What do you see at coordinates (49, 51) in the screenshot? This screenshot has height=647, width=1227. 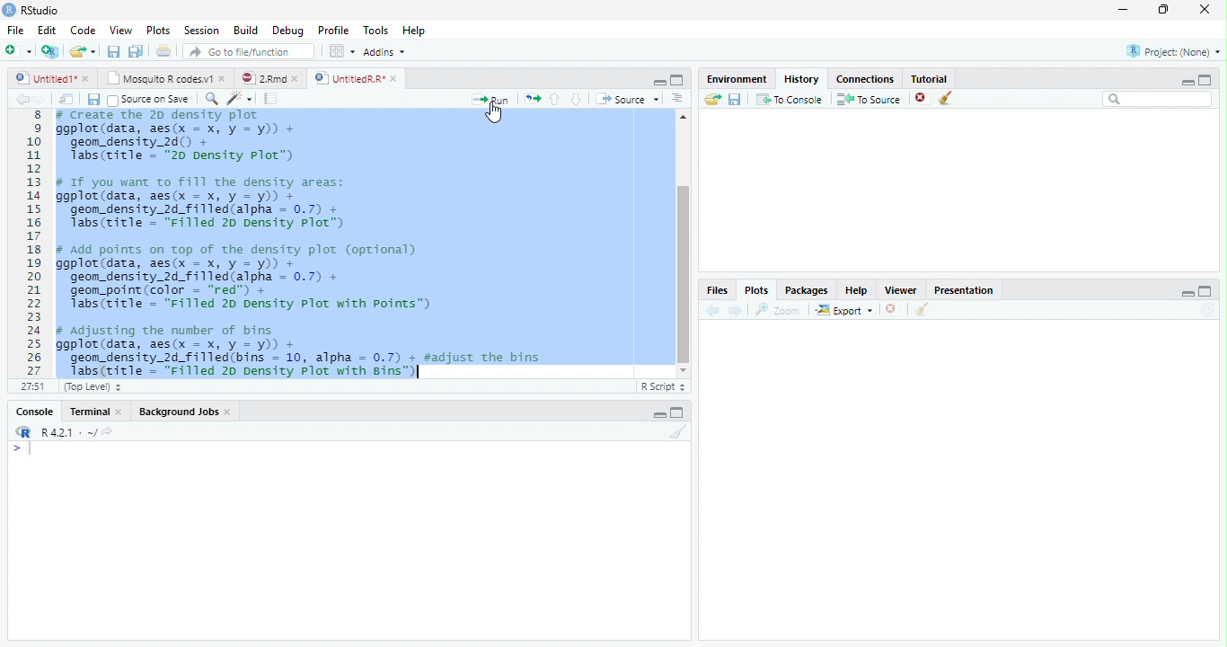 I see `Create a project` at bounding box center [49, 51].